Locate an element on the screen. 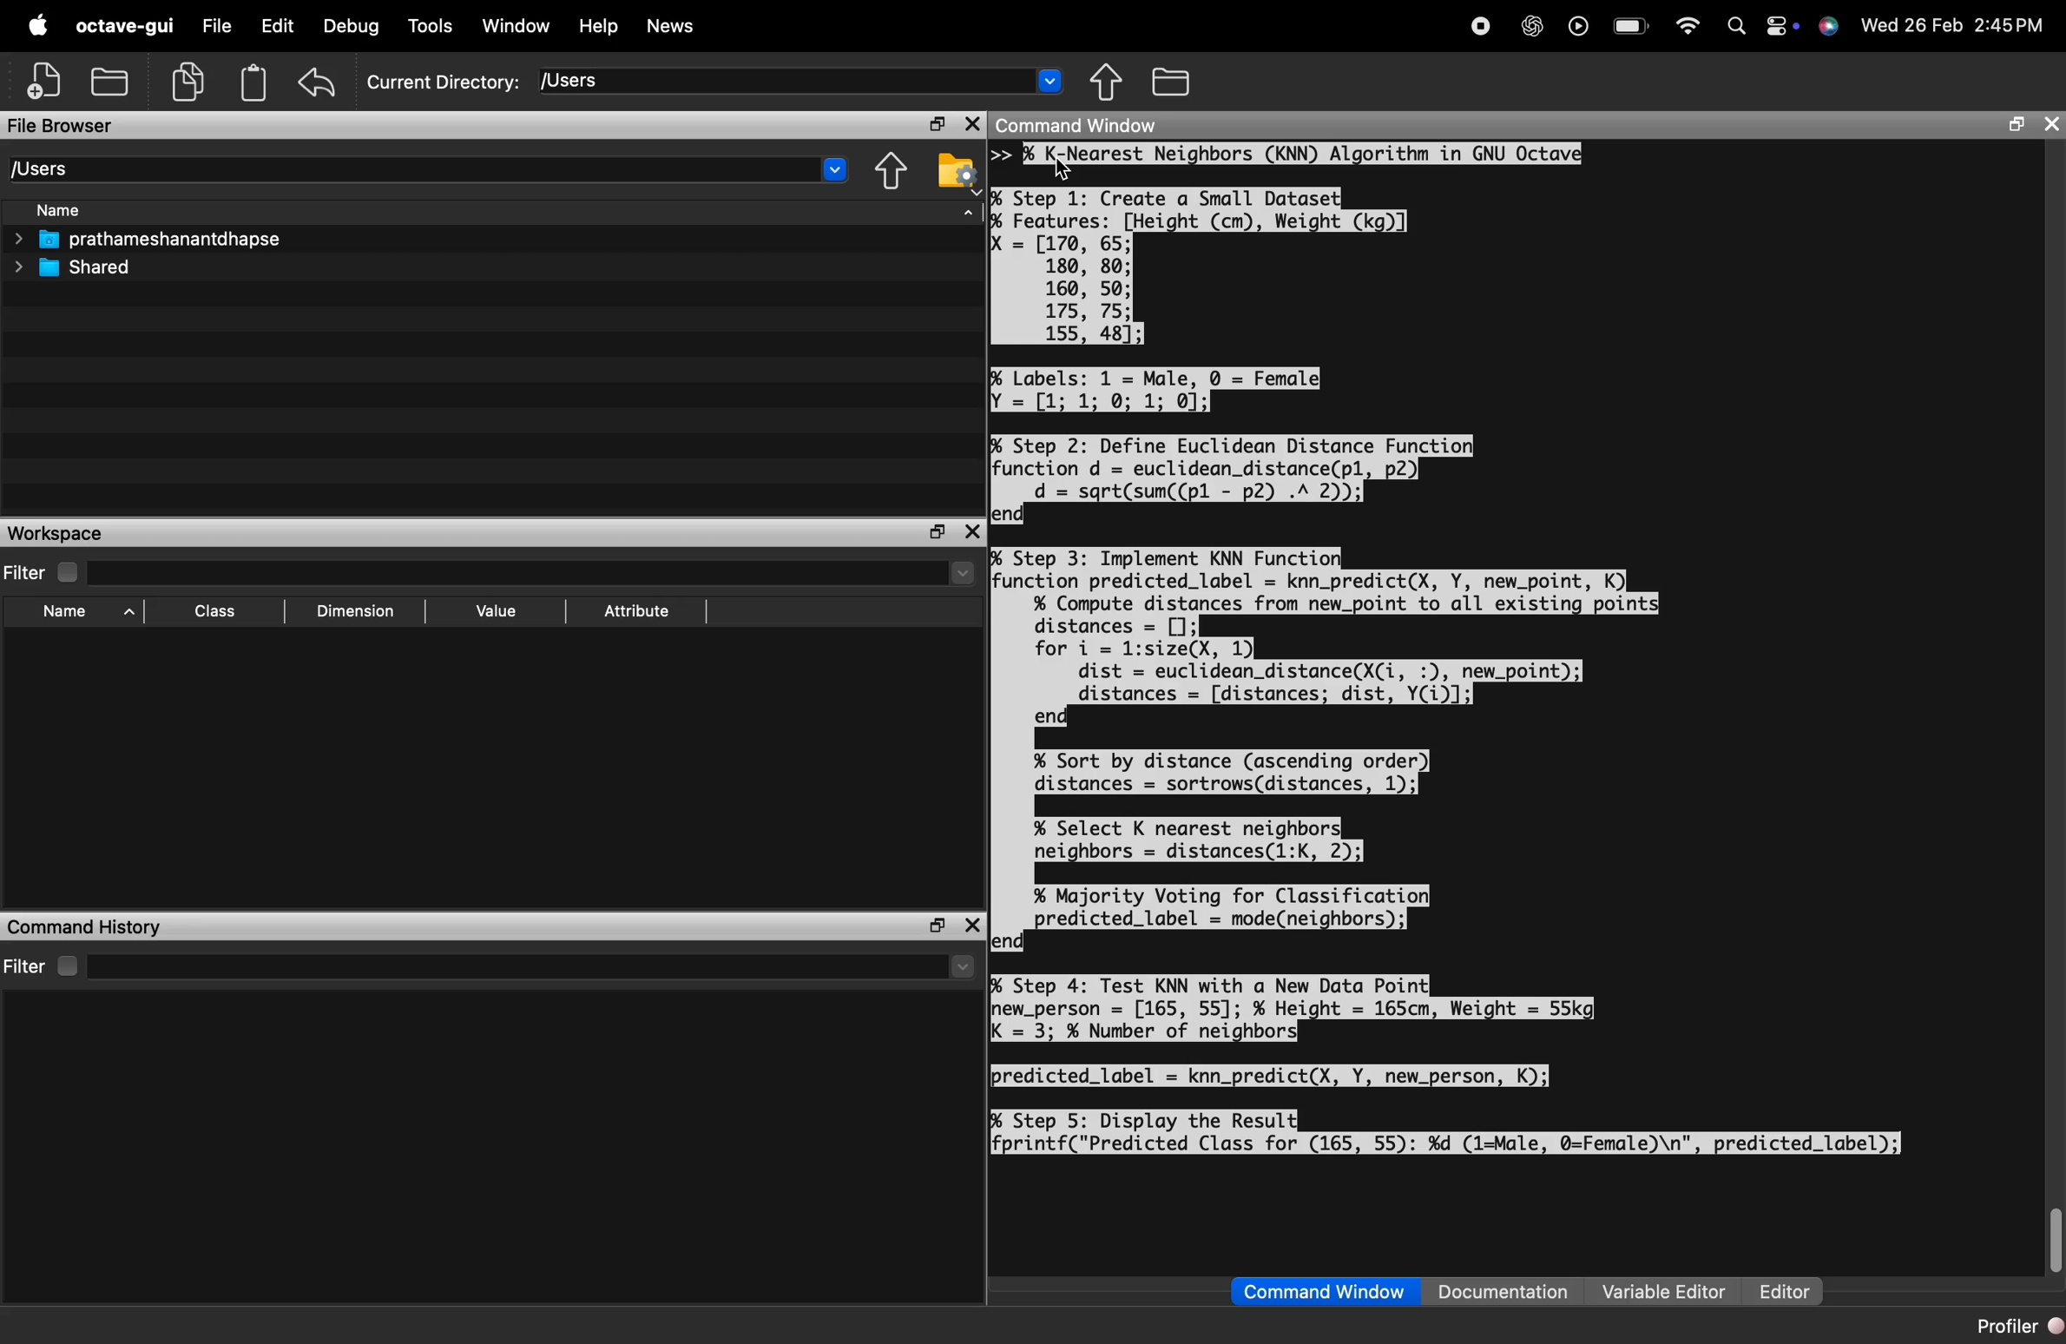 This screenshot has height=1344, width=2066. Window is located at coordinates (522, 22).